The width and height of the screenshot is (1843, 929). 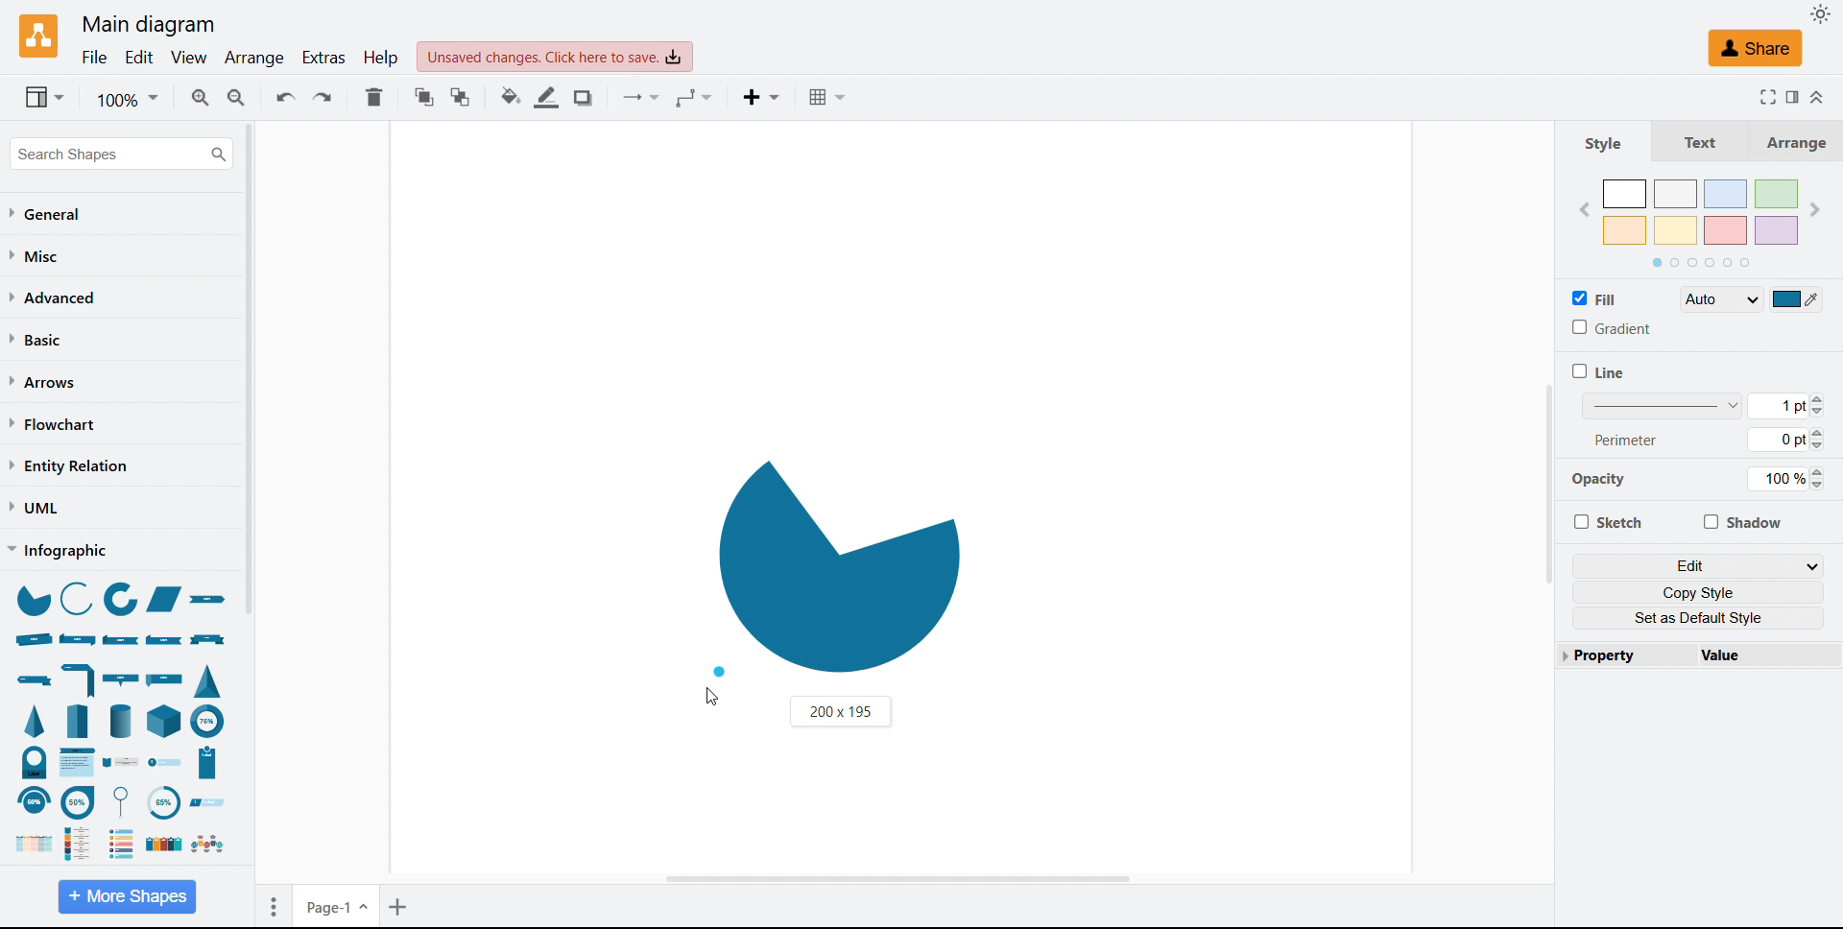 I want to click on Style , so click(x=1604, y=142).